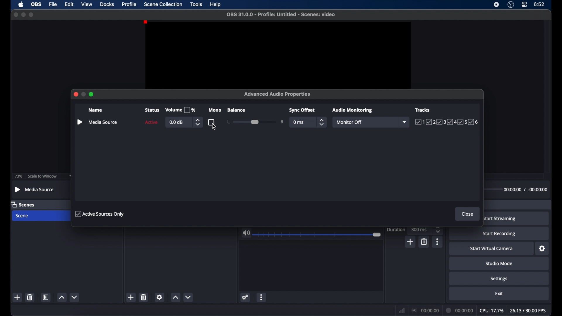 This screenshot has width=562, height=316. What do you see at coordinates (189, 297) in the screenshot?
I see `decrement` at bounding box center [189, 297].